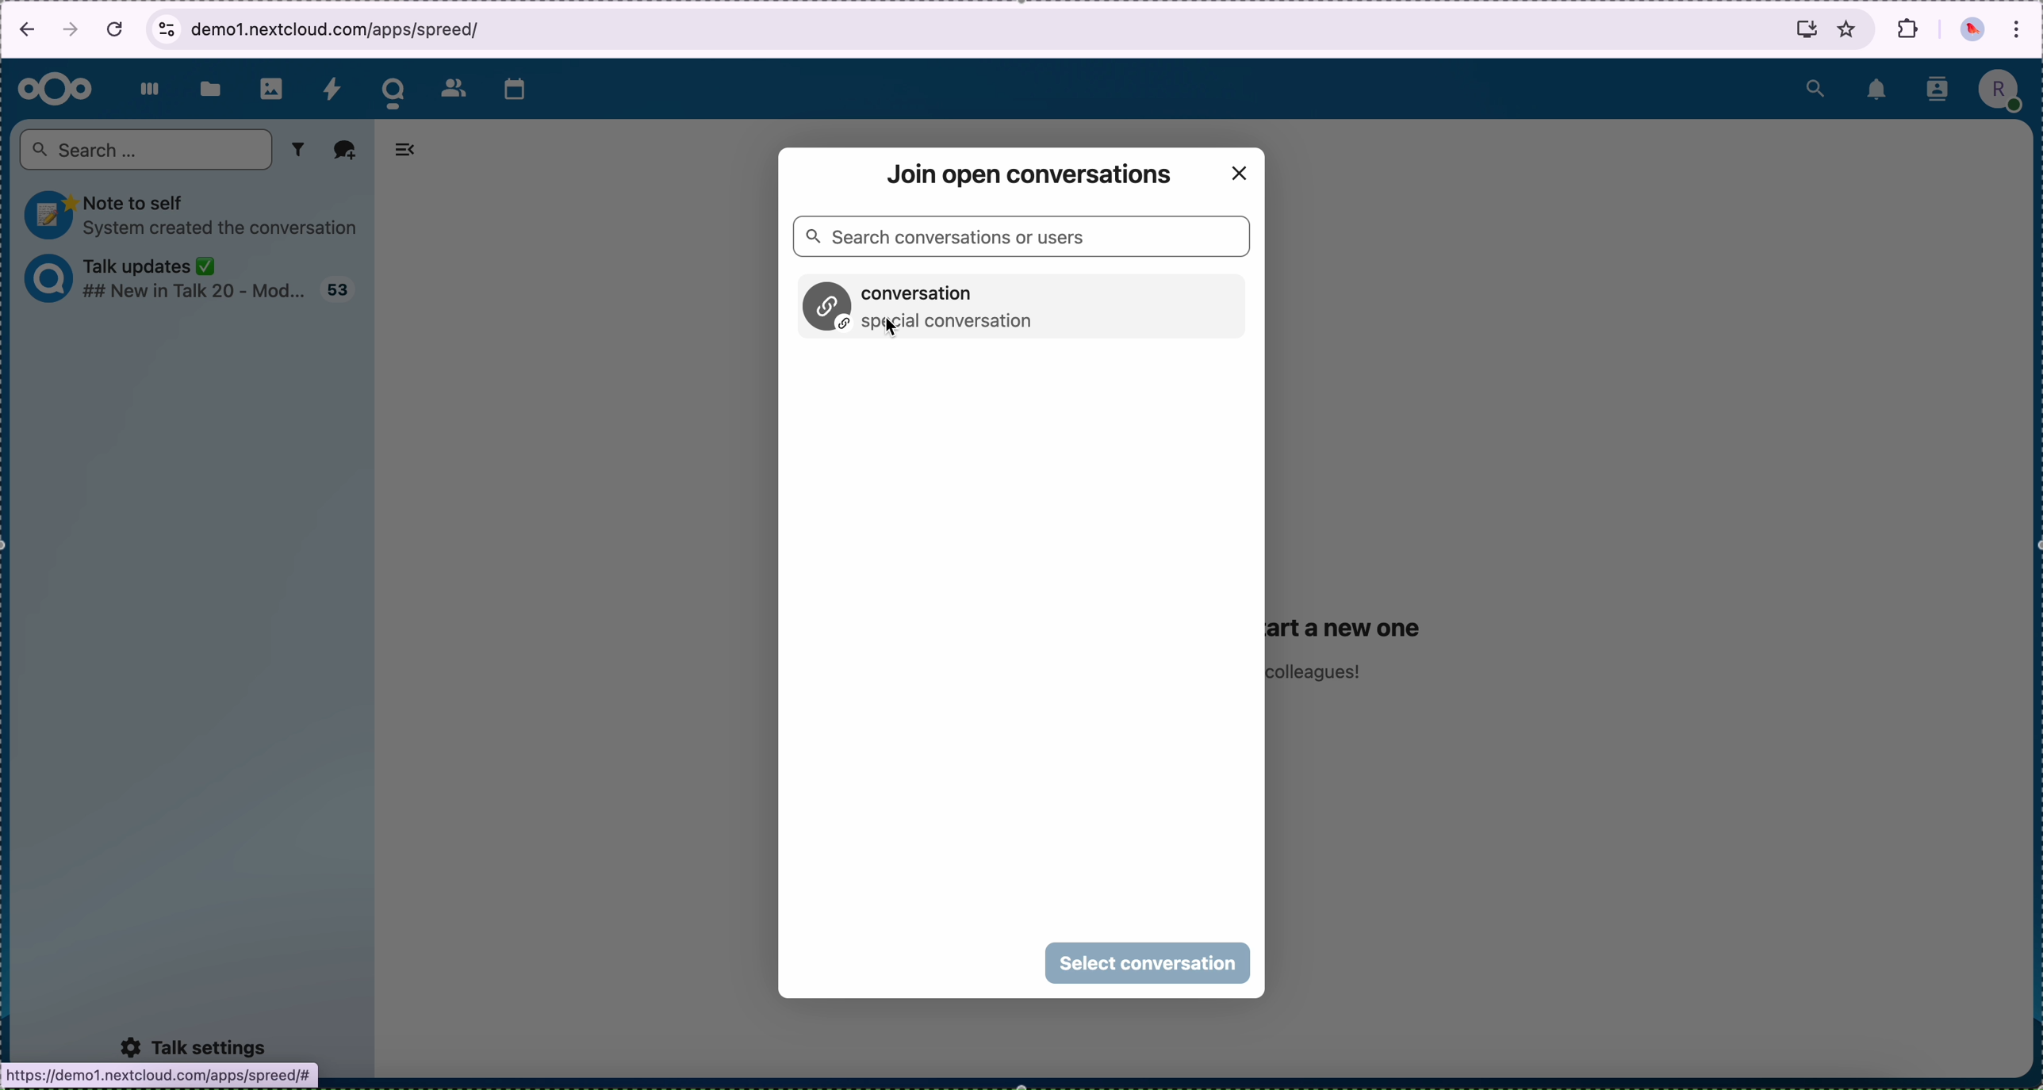 The width and height of the screenshot is (2043, 1090). Describe the element at coordinates (1811, 88) in the screenshot. I see `search` at that location.